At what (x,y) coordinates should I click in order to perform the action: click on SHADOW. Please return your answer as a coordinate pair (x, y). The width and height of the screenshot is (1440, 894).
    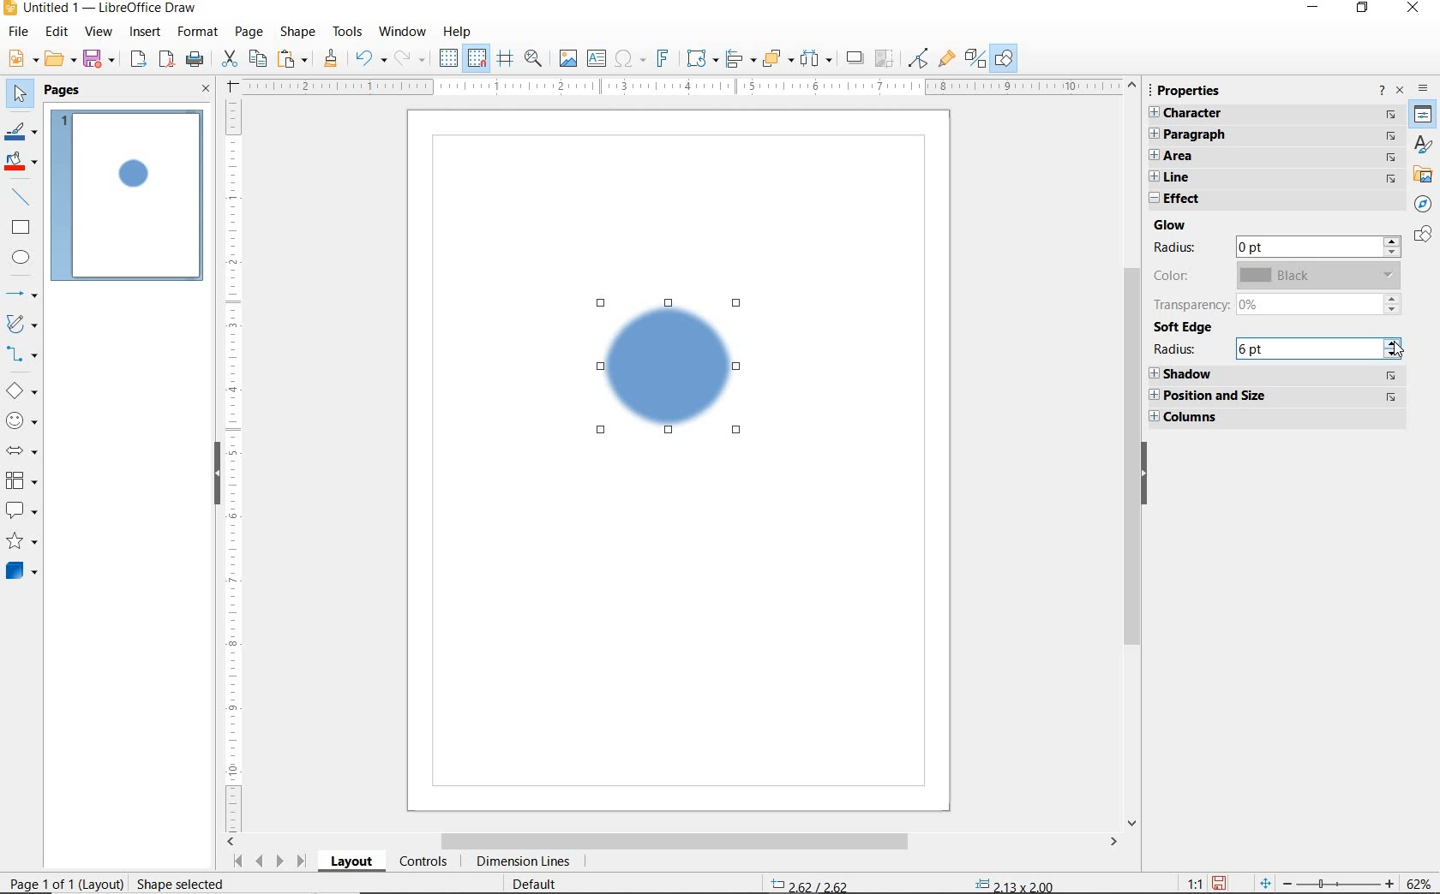
    Looking at the image, I should click on (855, 58).